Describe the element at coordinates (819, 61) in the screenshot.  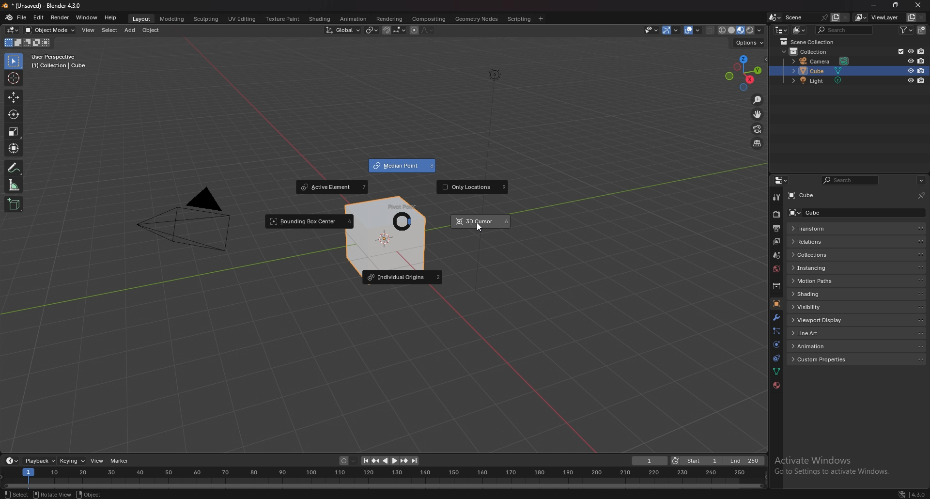
I see `camera` at that location.